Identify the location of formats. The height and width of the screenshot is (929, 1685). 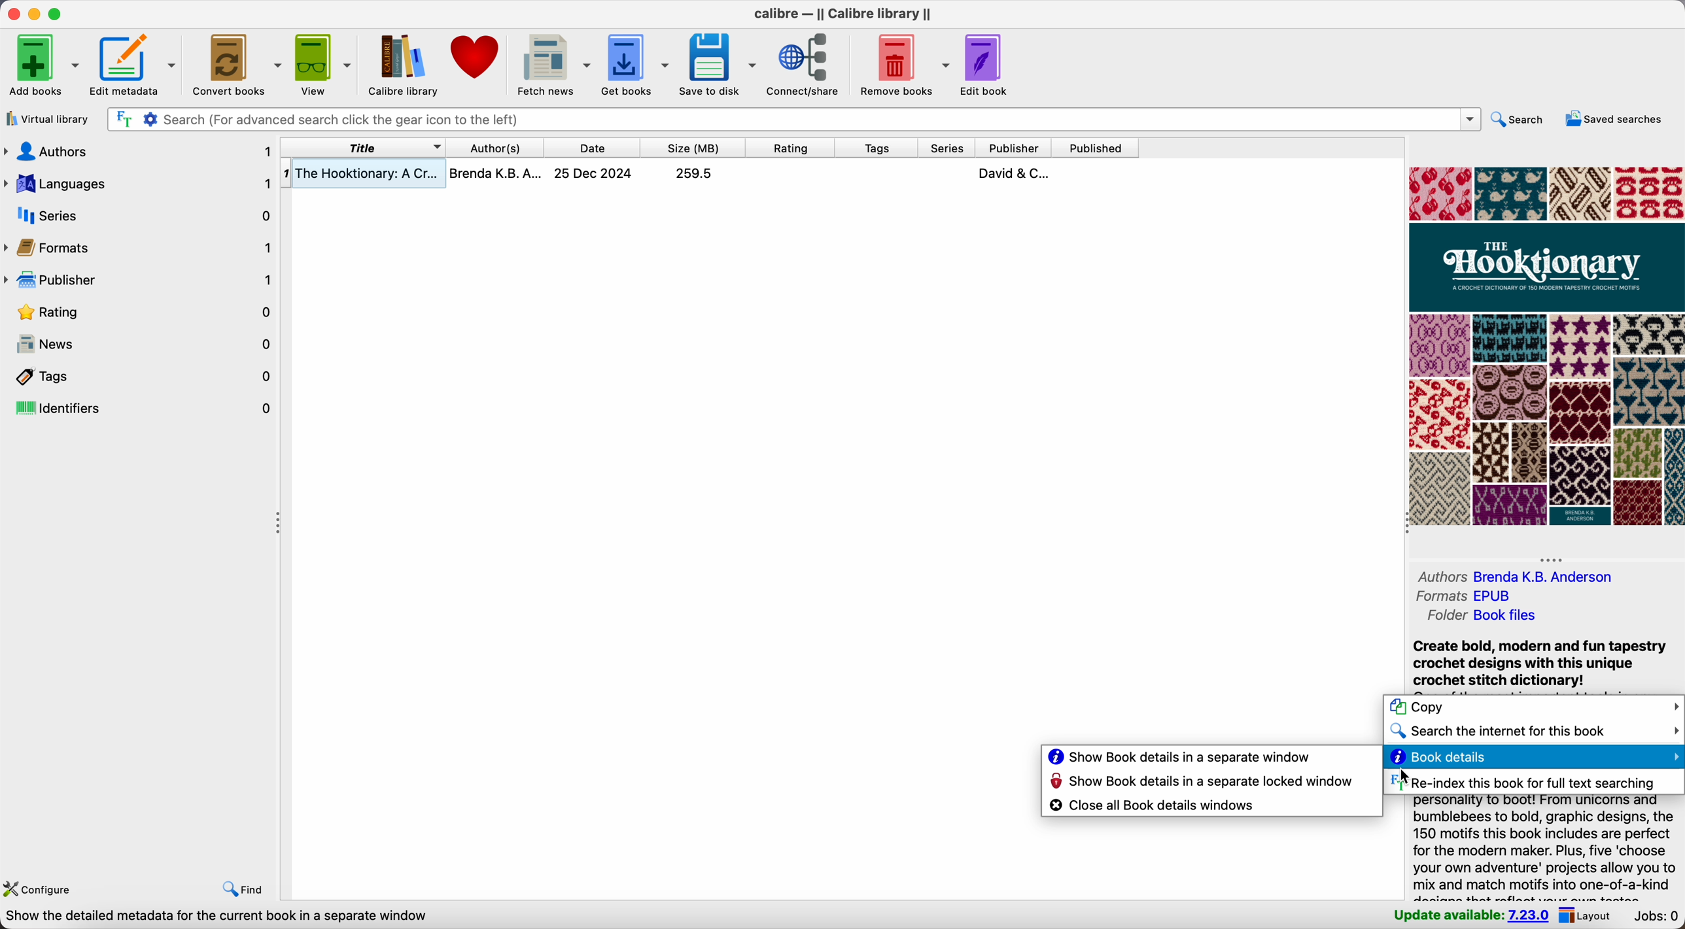
(140, 249).